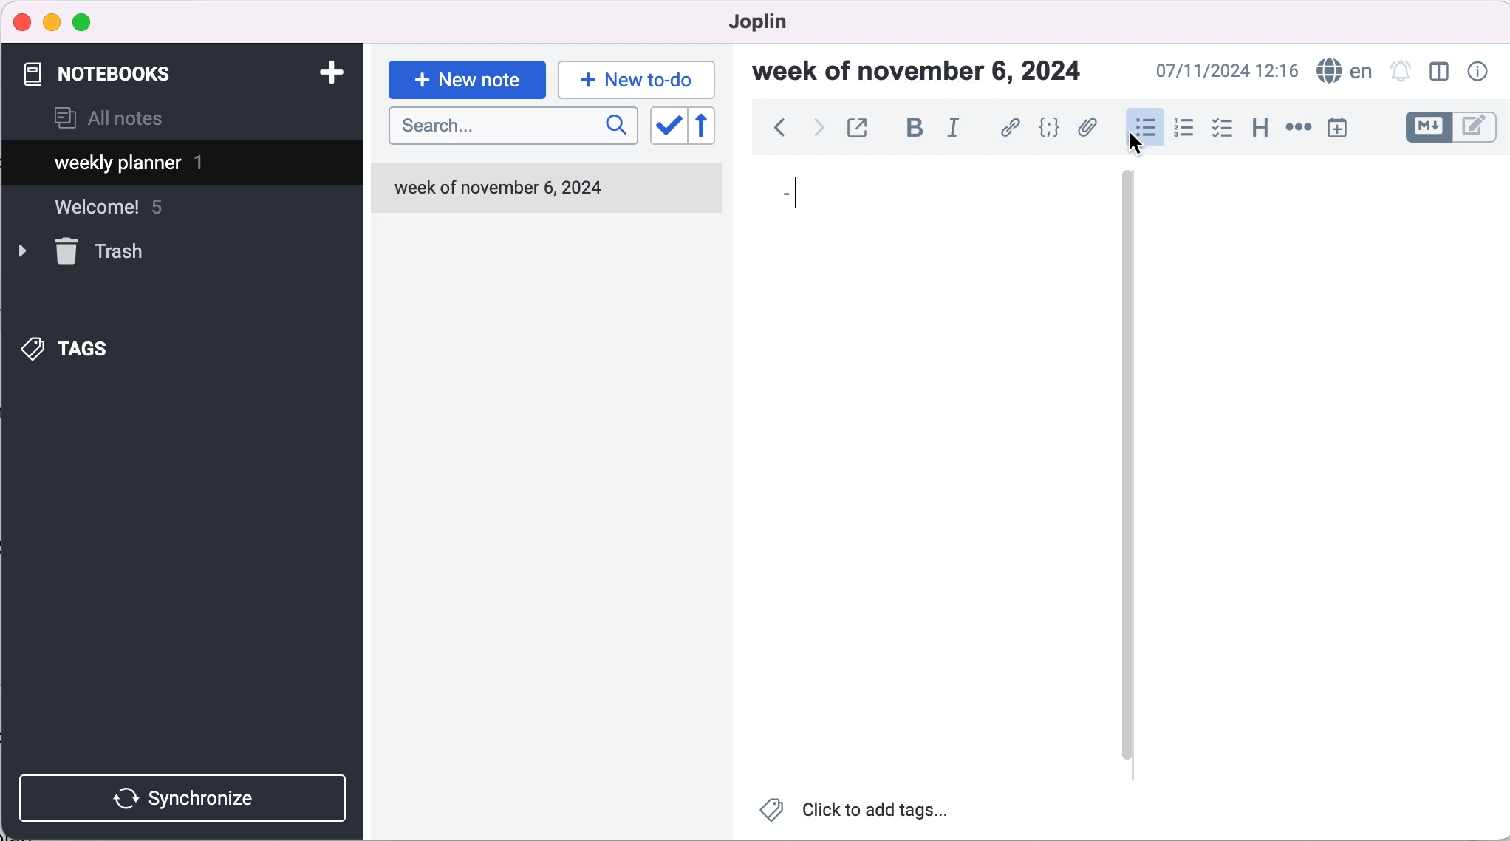 Image resolution: width=1510 pixels, height=841 pixels. I want to click on trash, so click(104, 252).